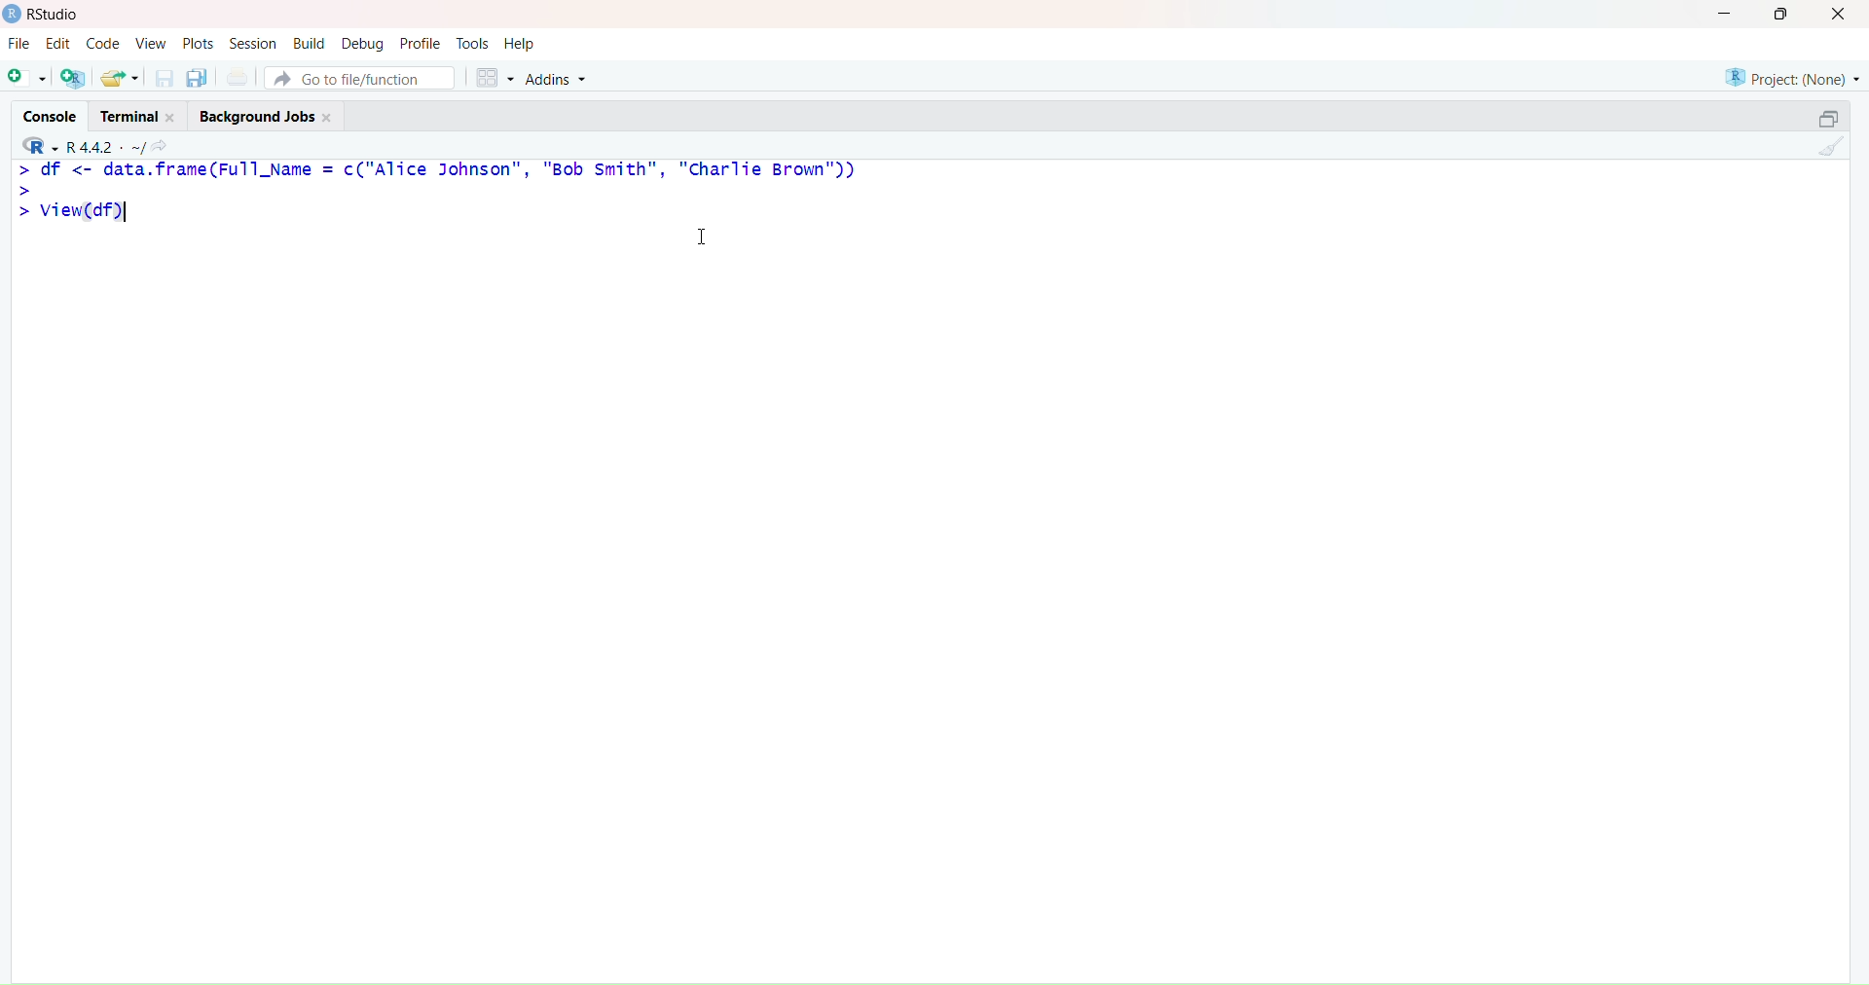 This screenshot has height=985, width=1869. Describe the element at coordinates (151, 44) in the screenshot. I see `View` at that location.